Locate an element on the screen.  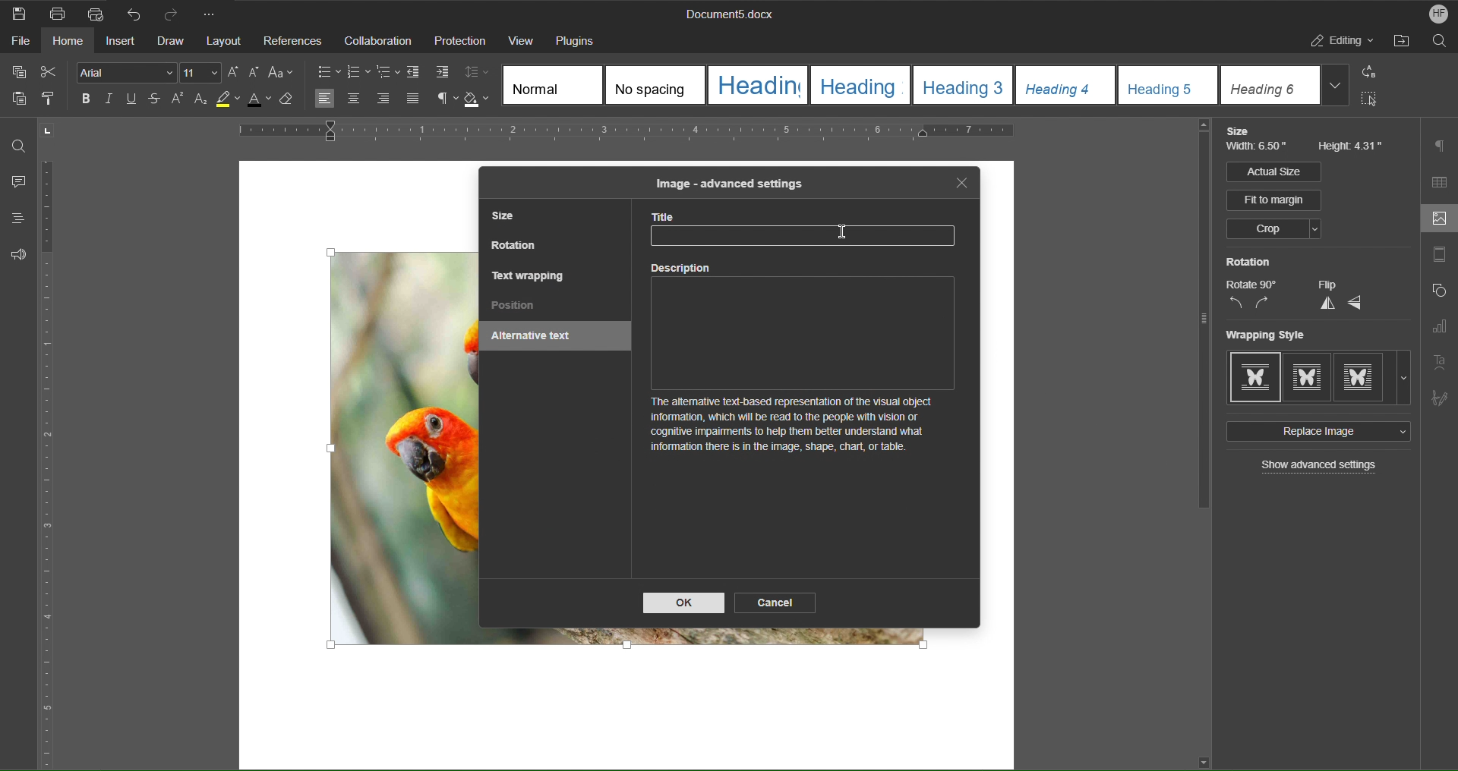
Protection is located at coordinates (460, 41).